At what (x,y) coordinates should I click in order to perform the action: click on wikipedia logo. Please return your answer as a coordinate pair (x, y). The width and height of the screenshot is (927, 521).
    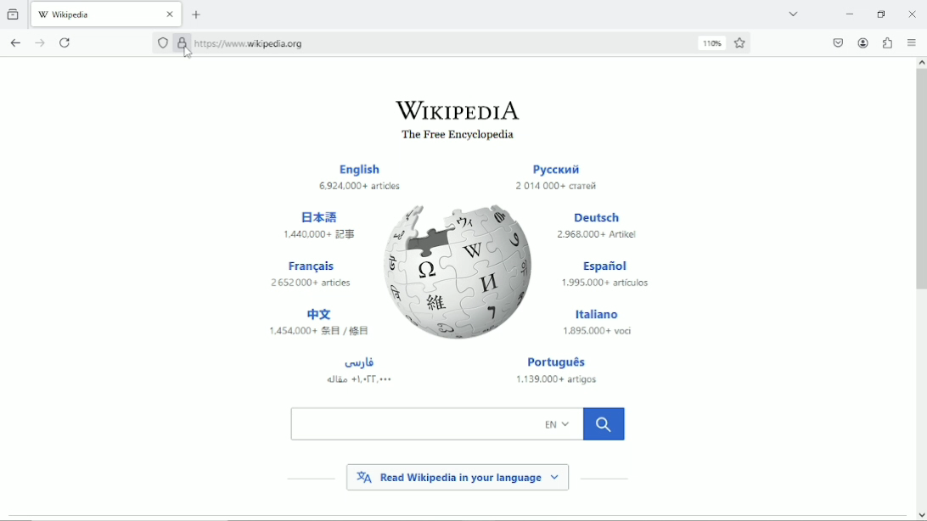
    Looking at the image, I should click on (461, 271).